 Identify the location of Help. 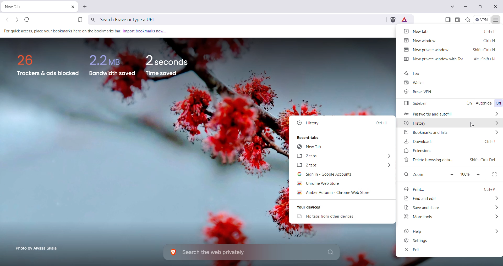
(451, 231).